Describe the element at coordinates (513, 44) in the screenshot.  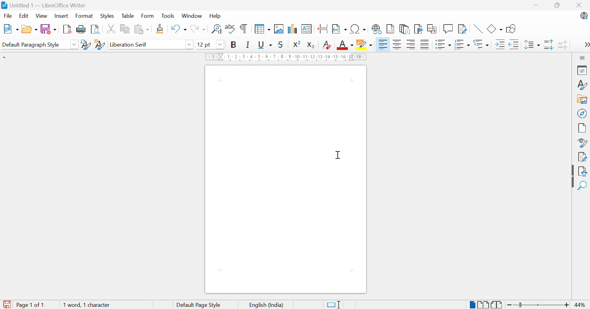
I see `Decrease indent` at that location.